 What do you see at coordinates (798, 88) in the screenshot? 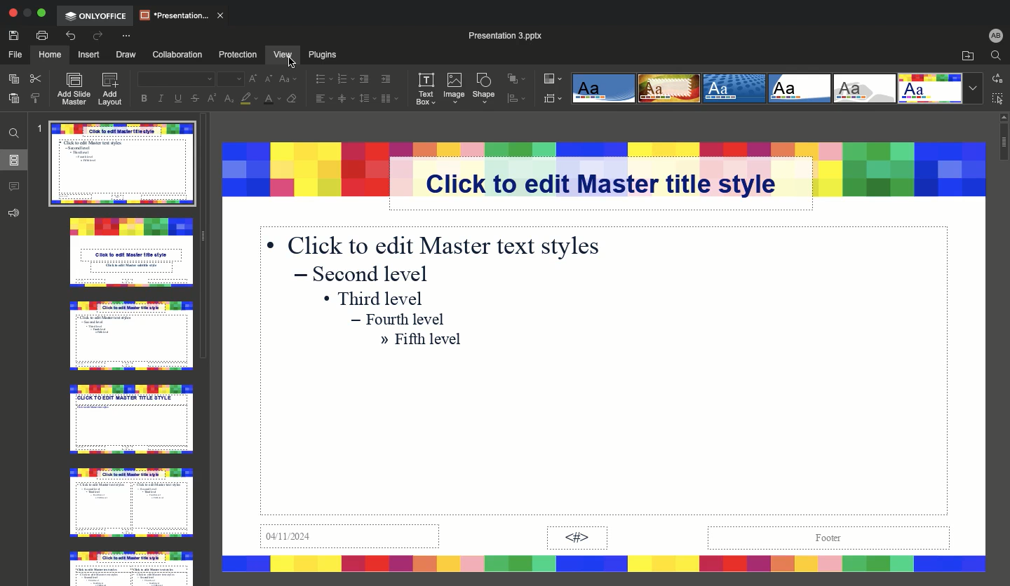
I see `Official style` at bounding box center [798, 88].